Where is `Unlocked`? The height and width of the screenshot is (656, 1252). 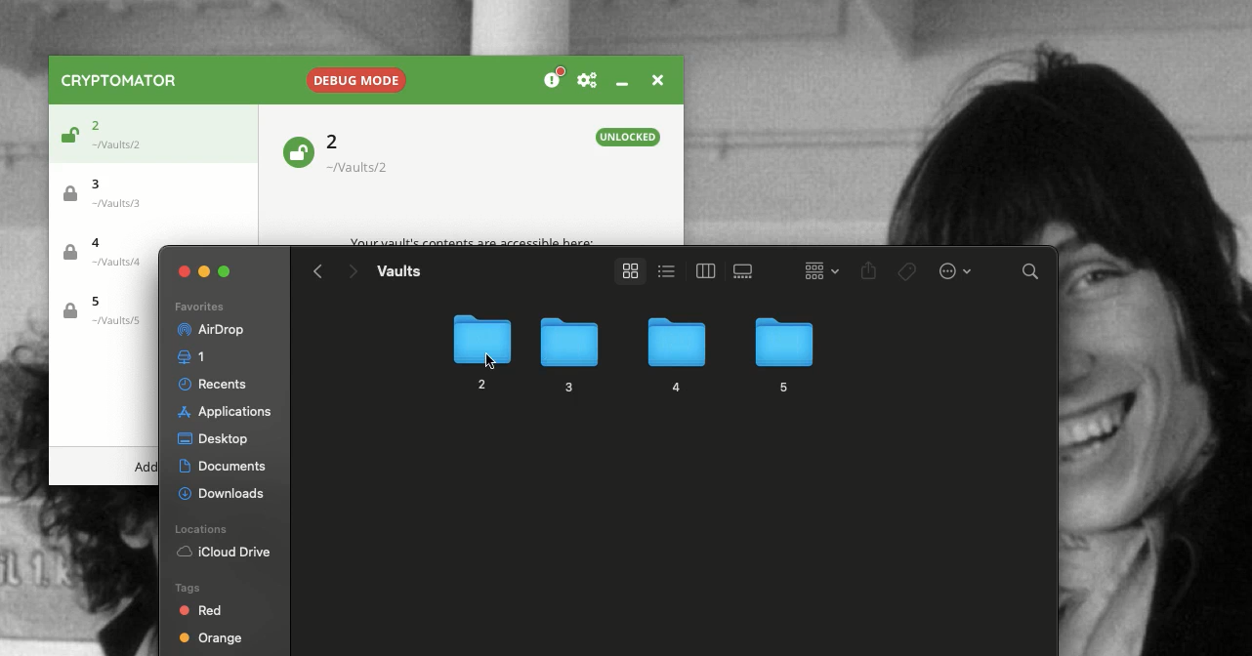
Unlocked is located at coordinates (297, 150).